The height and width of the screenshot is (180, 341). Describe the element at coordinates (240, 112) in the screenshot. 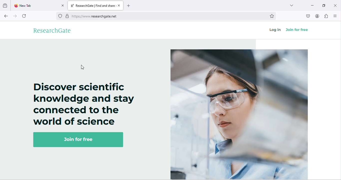

I see `image` at that location.